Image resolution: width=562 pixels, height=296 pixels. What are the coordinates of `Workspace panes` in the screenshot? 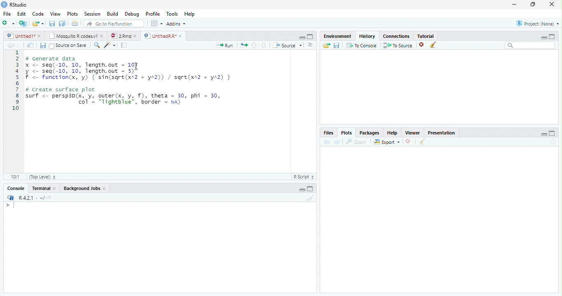 It's located at (156, 23).